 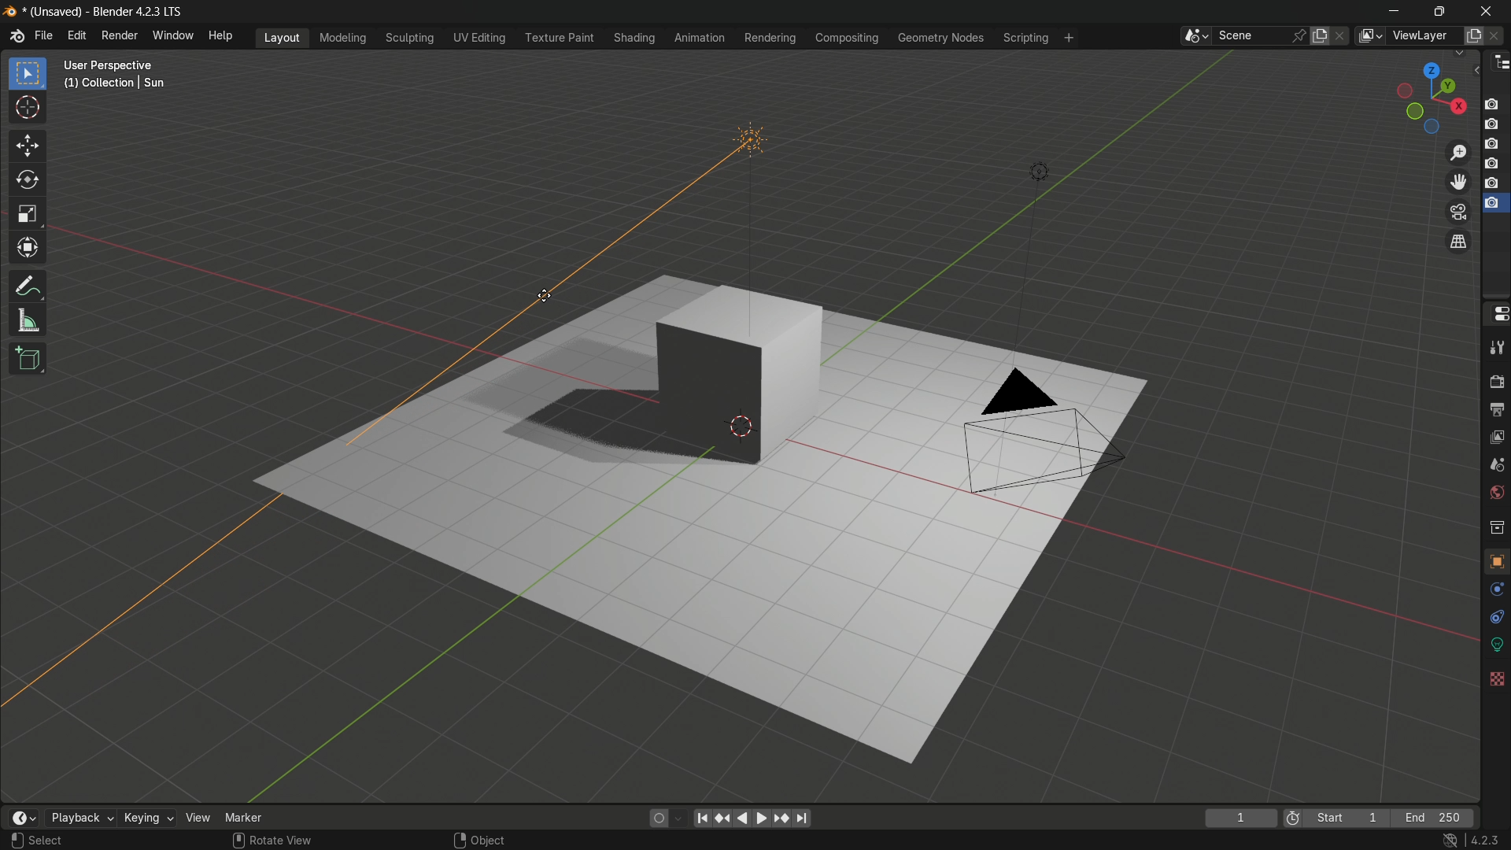 What do you see at coordinates (1437, 817) in the screenshot?
I see `end 250` at bounding box center [1437, 817].